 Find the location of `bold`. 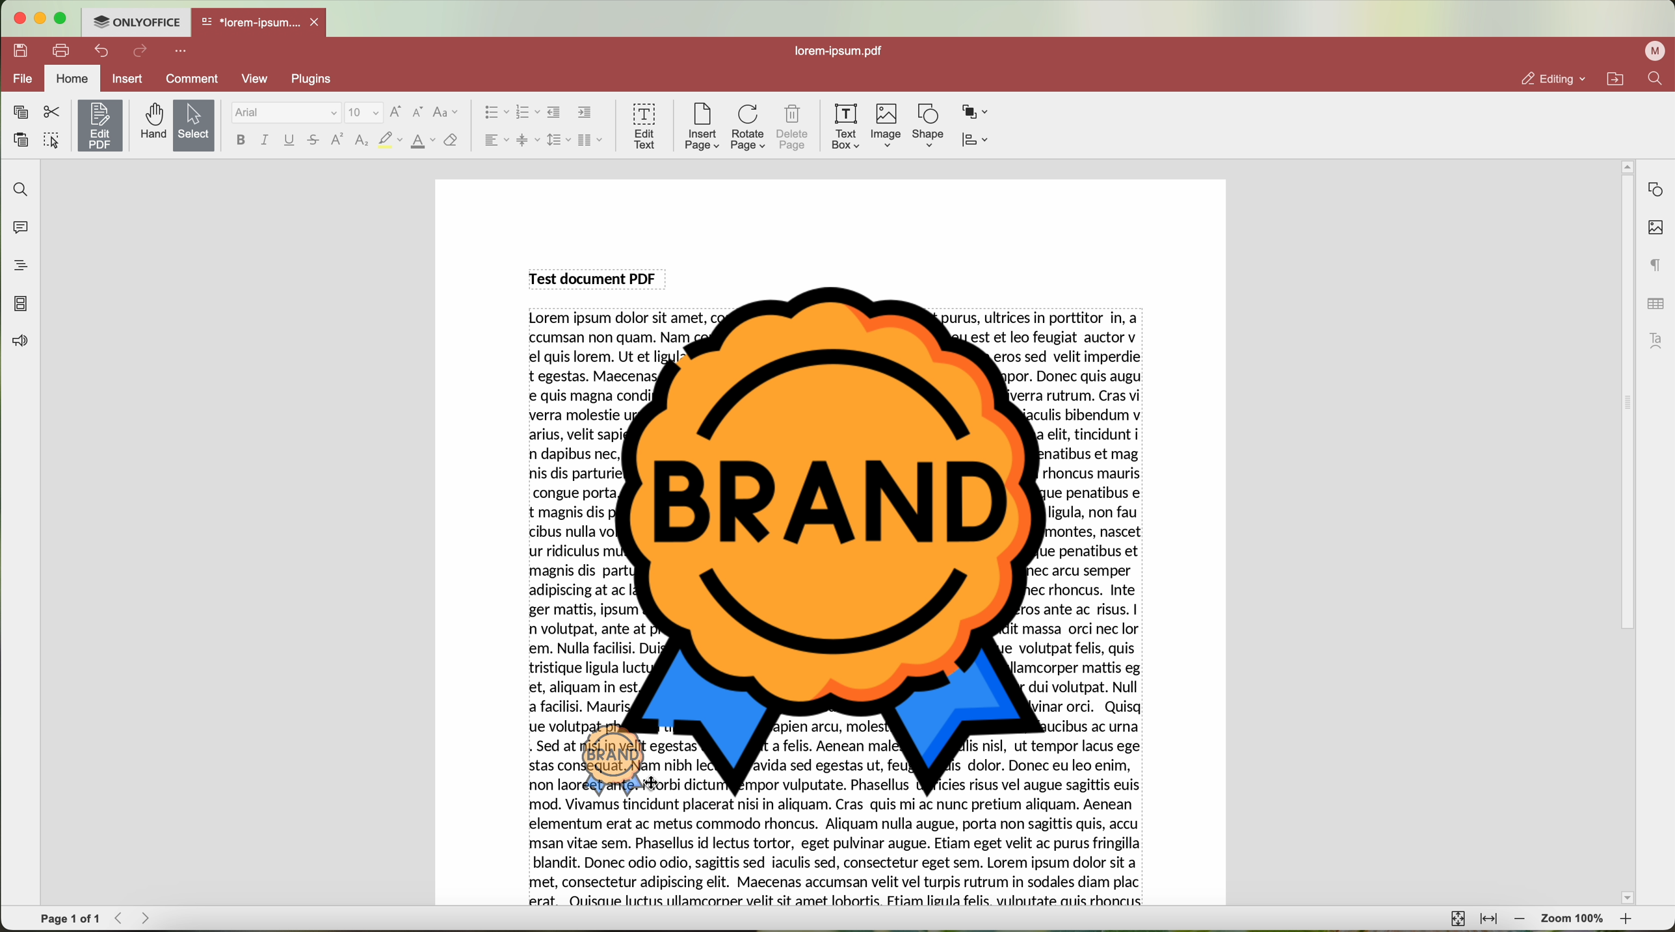

bold is located at coordinates (241, 140).